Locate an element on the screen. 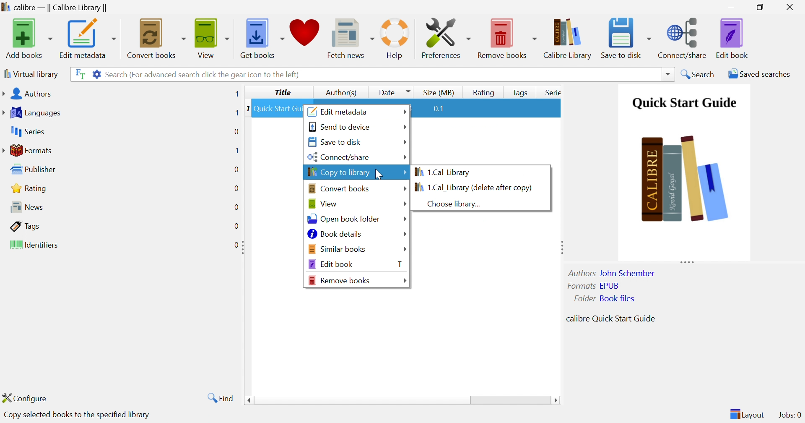 The height and width of the screenshot is (423, 805). 1 is located at coordinates (244, 109).